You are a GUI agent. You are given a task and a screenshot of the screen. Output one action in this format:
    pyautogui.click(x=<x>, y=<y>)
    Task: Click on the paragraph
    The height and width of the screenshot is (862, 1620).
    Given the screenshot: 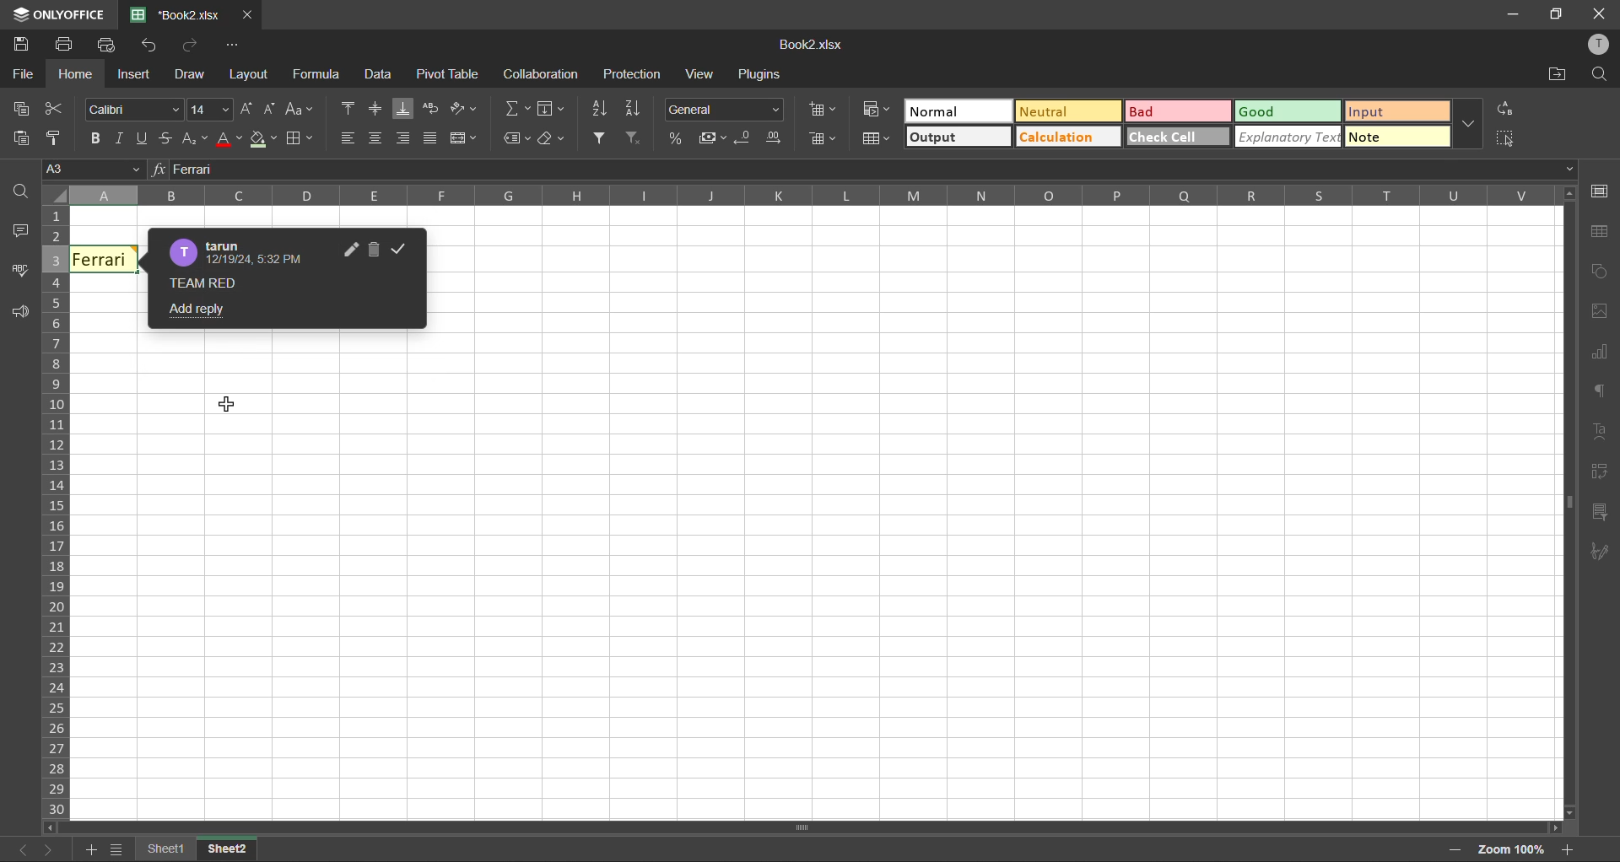 What is the action you would take?
    pyautogui.click(x=1604, y=393)
    